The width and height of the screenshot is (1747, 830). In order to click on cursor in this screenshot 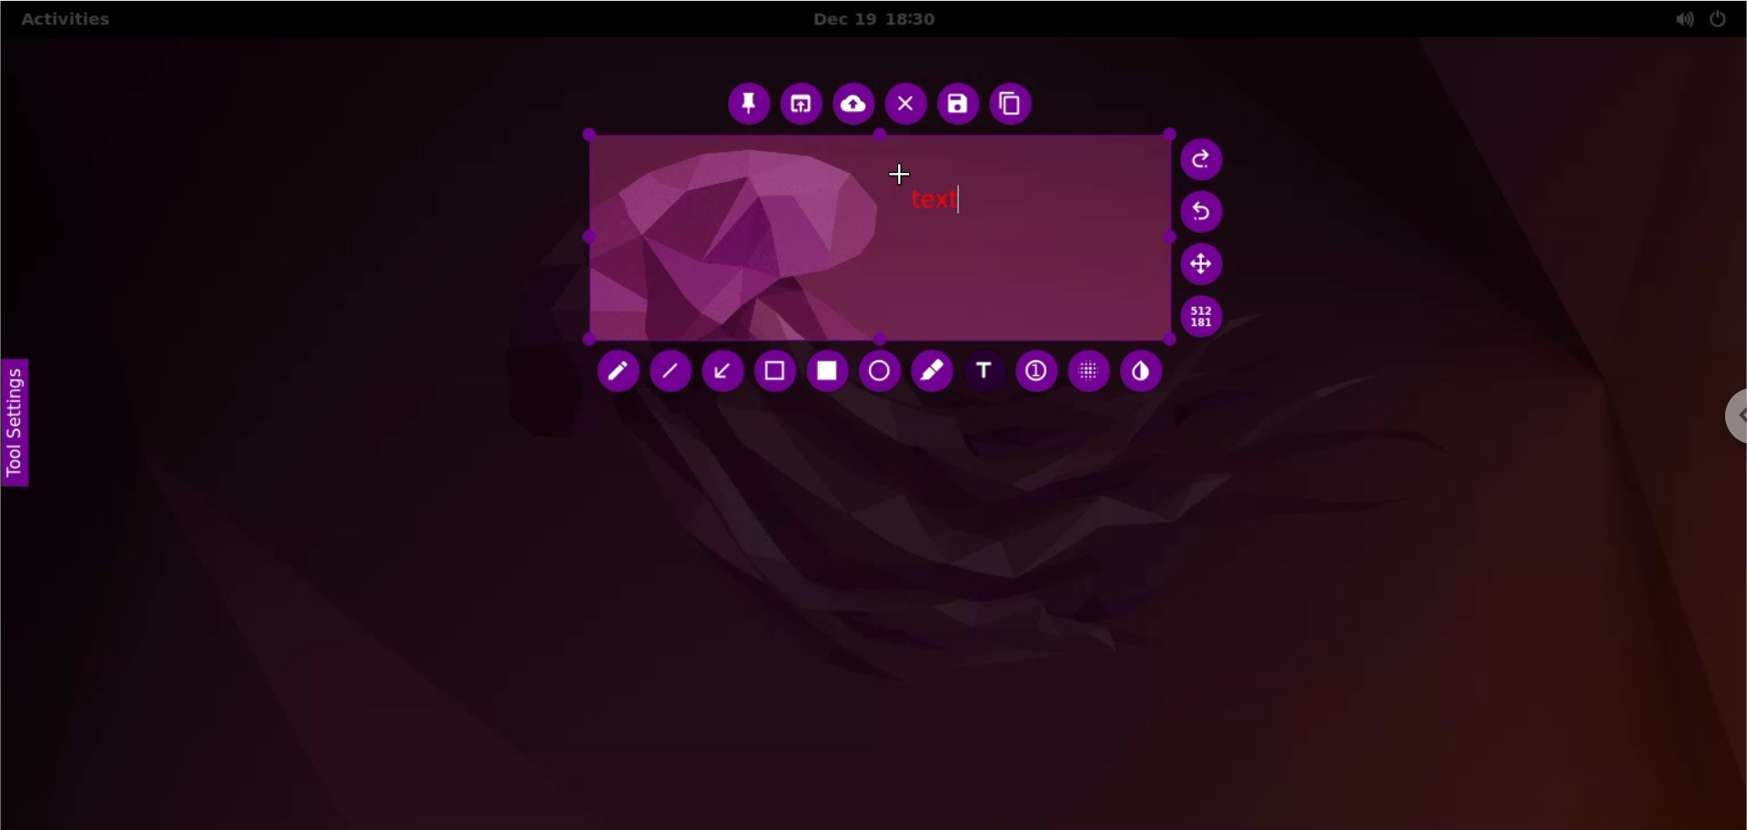, I will do `click(900, 171)`.